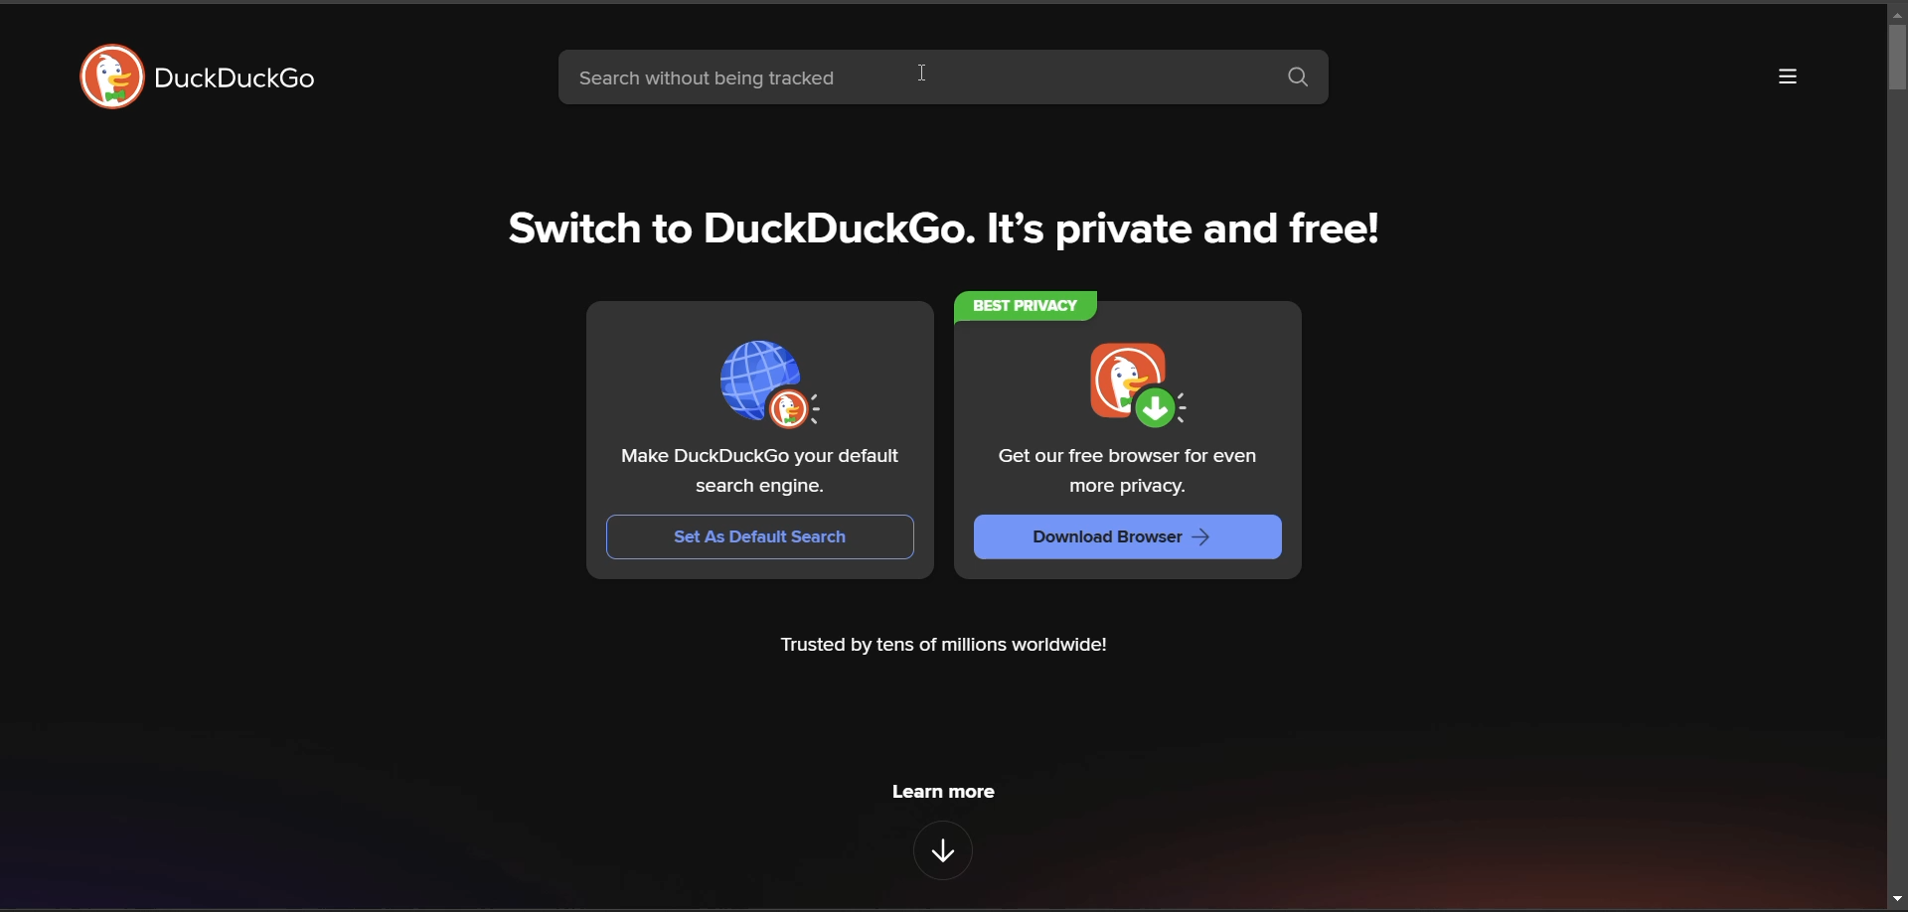 This screenshot has height=912, width=1908. I want to click on BEST PRIVACY, so click(1023, 306).